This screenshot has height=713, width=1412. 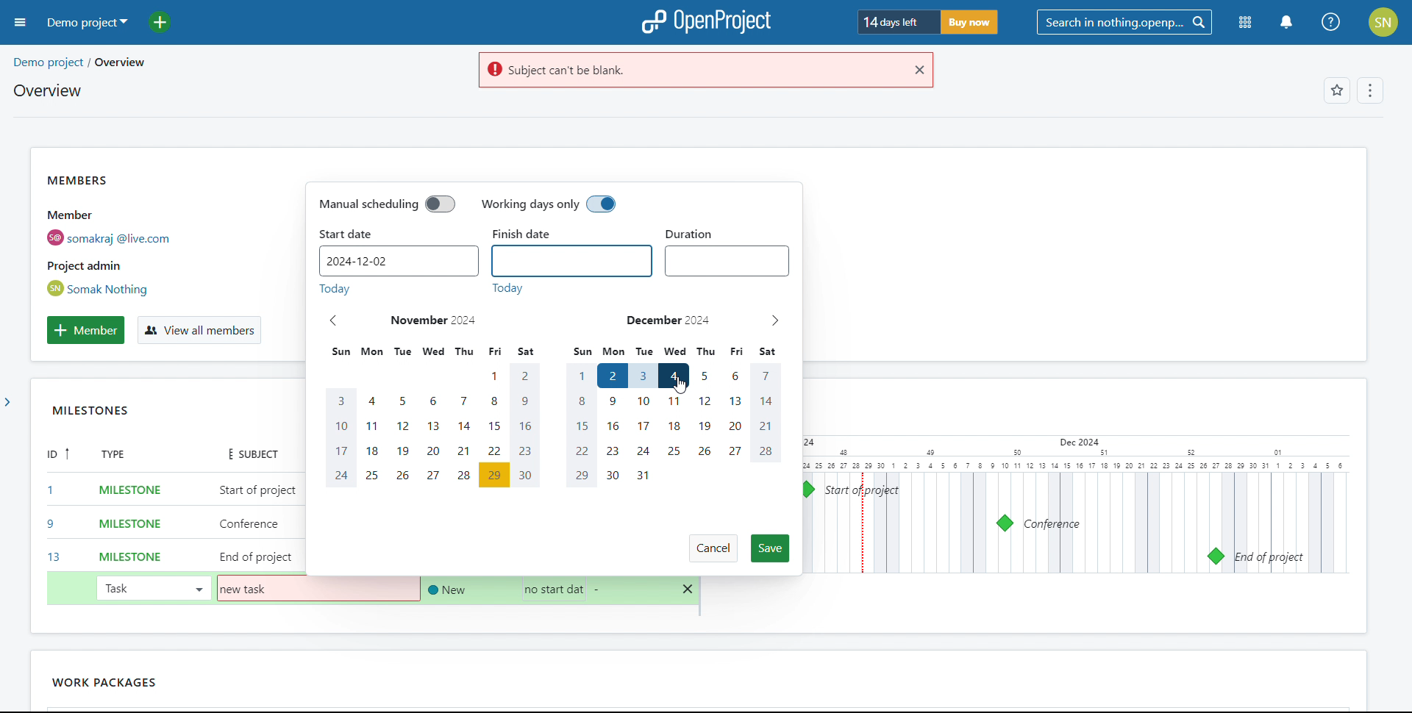 I want to click on warning, so click(x=688, y=71).